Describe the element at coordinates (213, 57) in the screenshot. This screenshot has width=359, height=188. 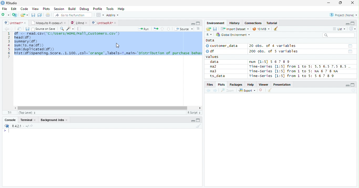
I see `values` at that location.